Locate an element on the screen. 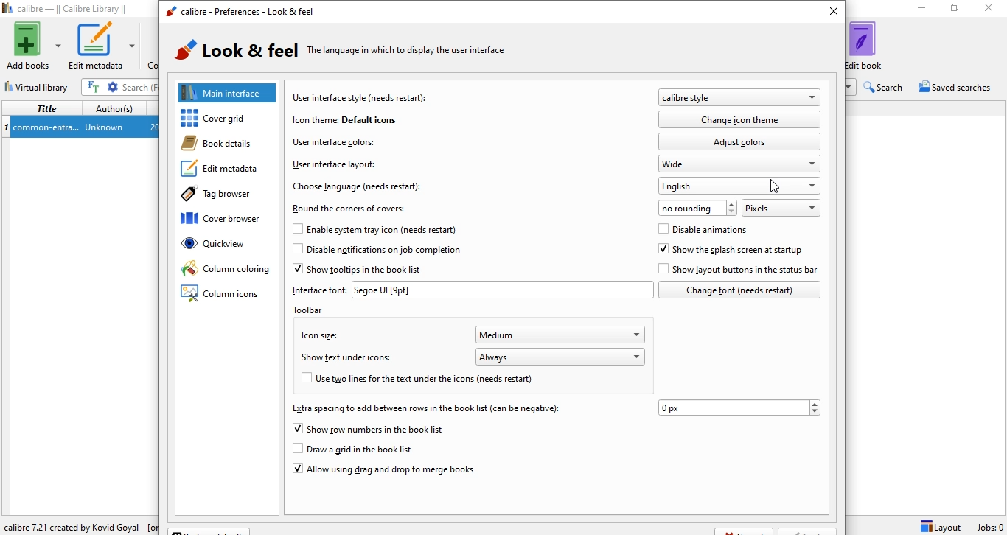  Add books is located at coordinates (32, 46).